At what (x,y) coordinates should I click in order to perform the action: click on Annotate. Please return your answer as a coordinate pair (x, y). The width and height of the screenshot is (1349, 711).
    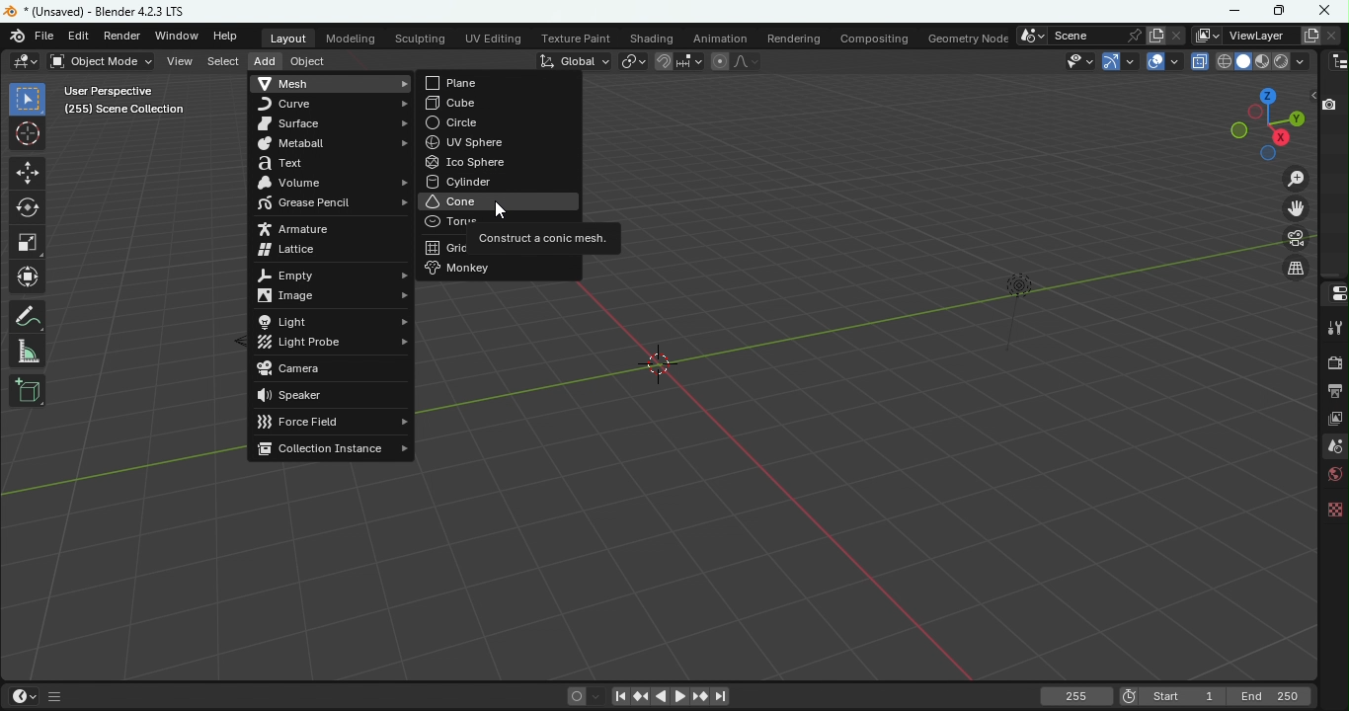
    Looking at the image, I should click on (30, 315).